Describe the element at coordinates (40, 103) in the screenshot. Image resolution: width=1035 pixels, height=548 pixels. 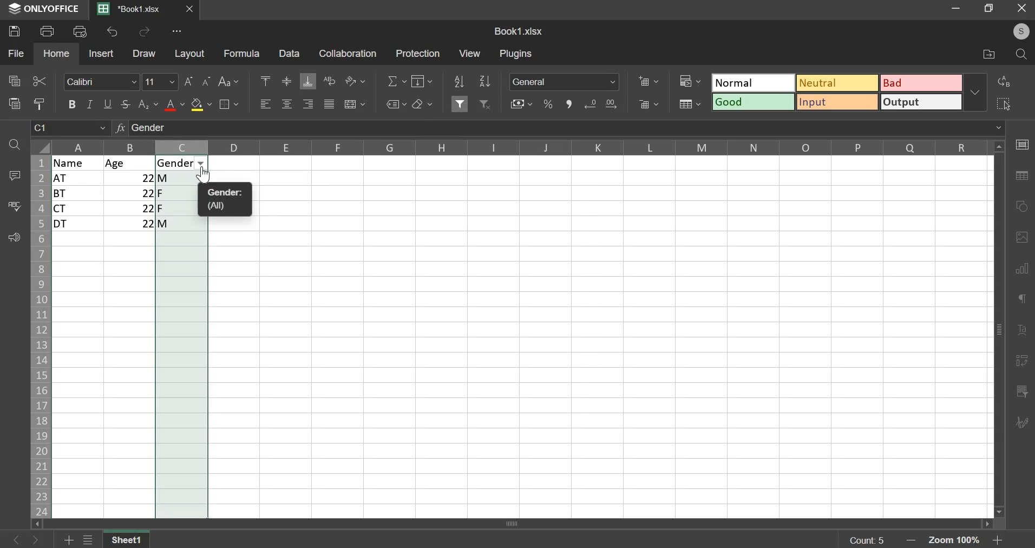
I see `copy style` at that location.